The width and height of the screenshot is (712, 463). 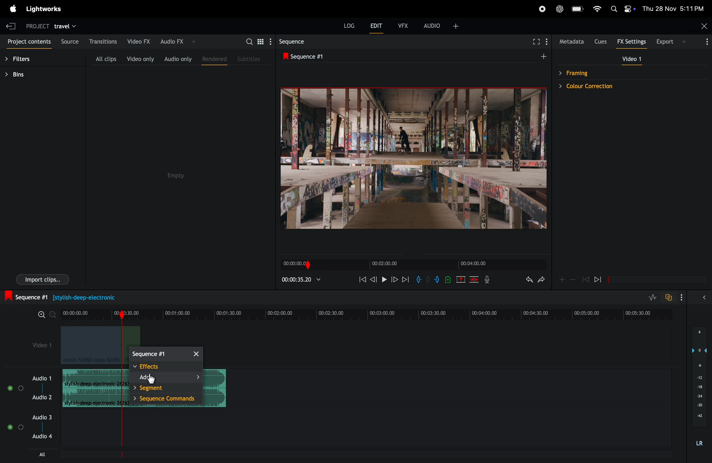 I want to click on time frames, so click(x=366, y=313).